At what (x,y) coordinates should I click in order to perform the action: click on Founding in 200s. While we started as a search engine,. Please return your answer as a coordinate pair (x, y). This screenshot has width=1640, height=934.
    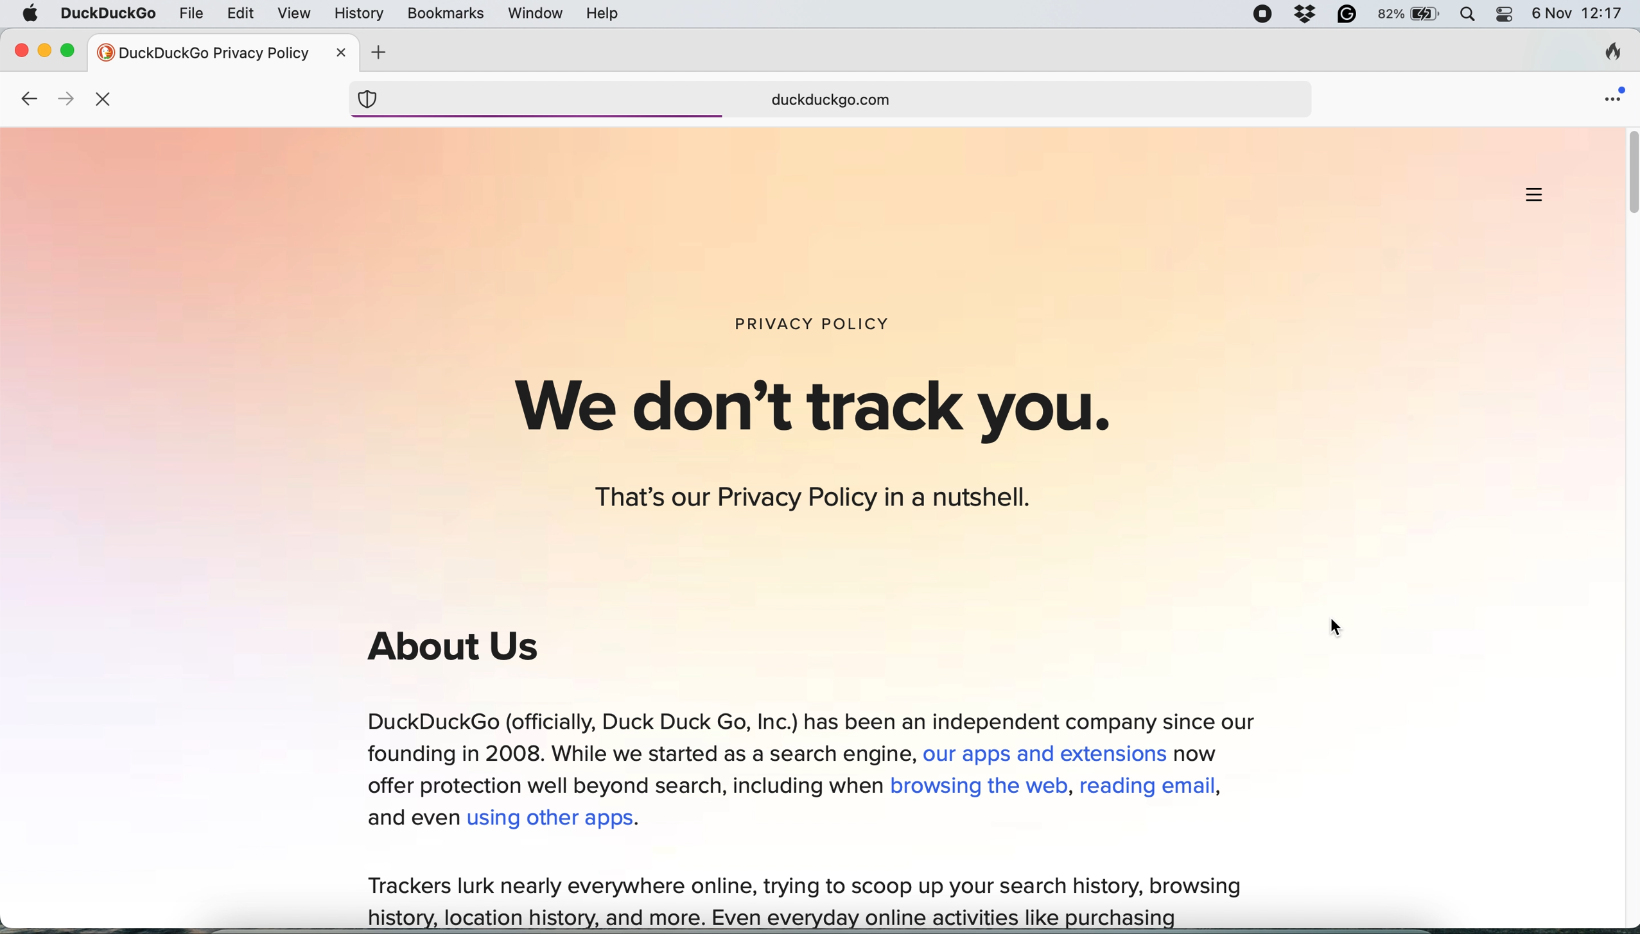
    Looking at the image, I should click on (637, 754).